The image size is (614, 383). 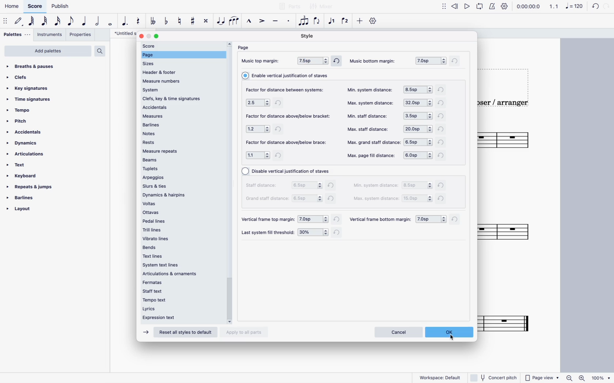 I want to click on max grand staff distance, so click(x=372, y=143).